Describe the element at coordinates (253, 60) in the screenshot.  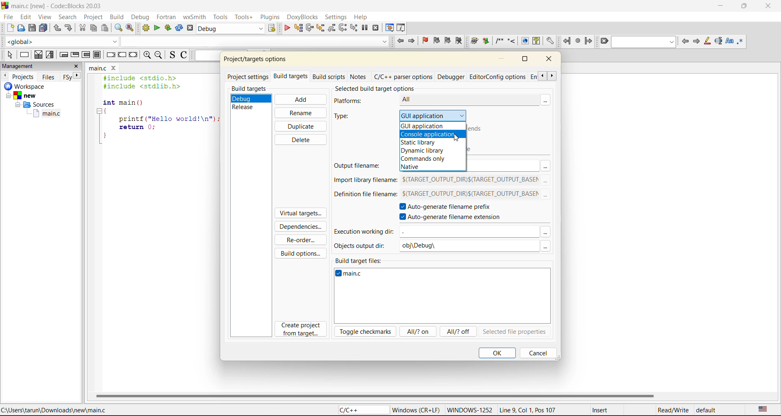
I see `project properties/options` at that location.